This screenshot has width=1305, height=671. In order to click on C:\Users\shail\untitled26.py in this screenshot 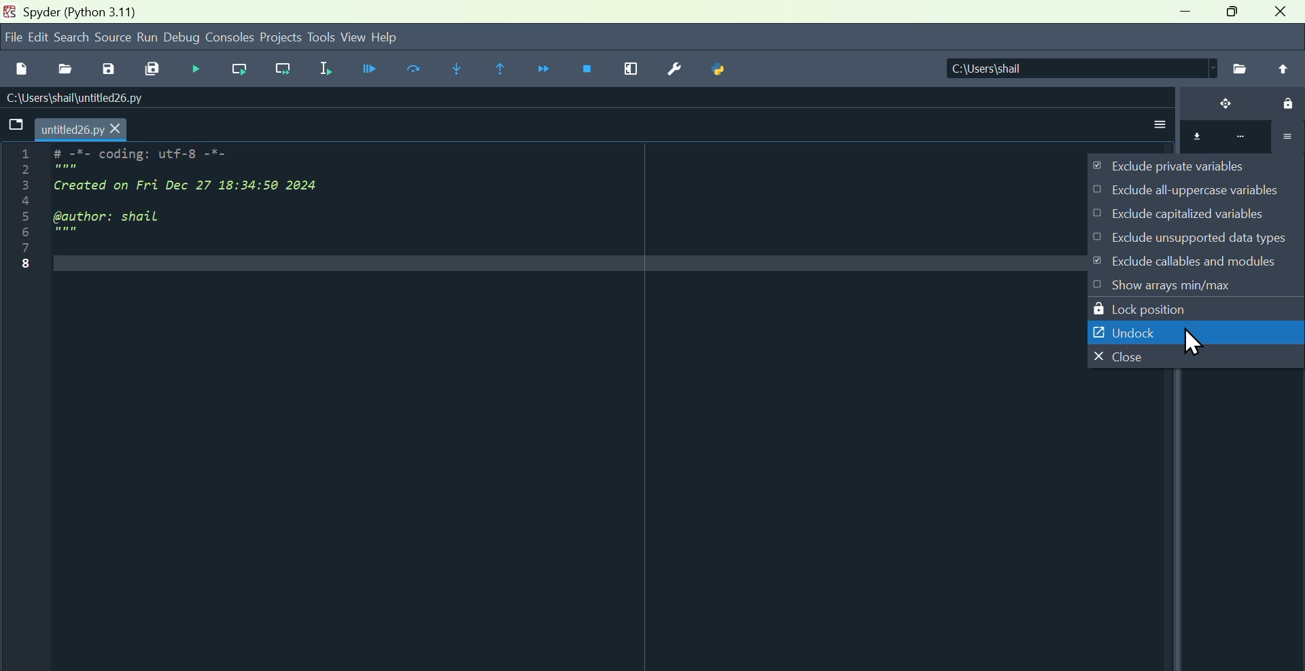, I will do `click(88, 98)`.